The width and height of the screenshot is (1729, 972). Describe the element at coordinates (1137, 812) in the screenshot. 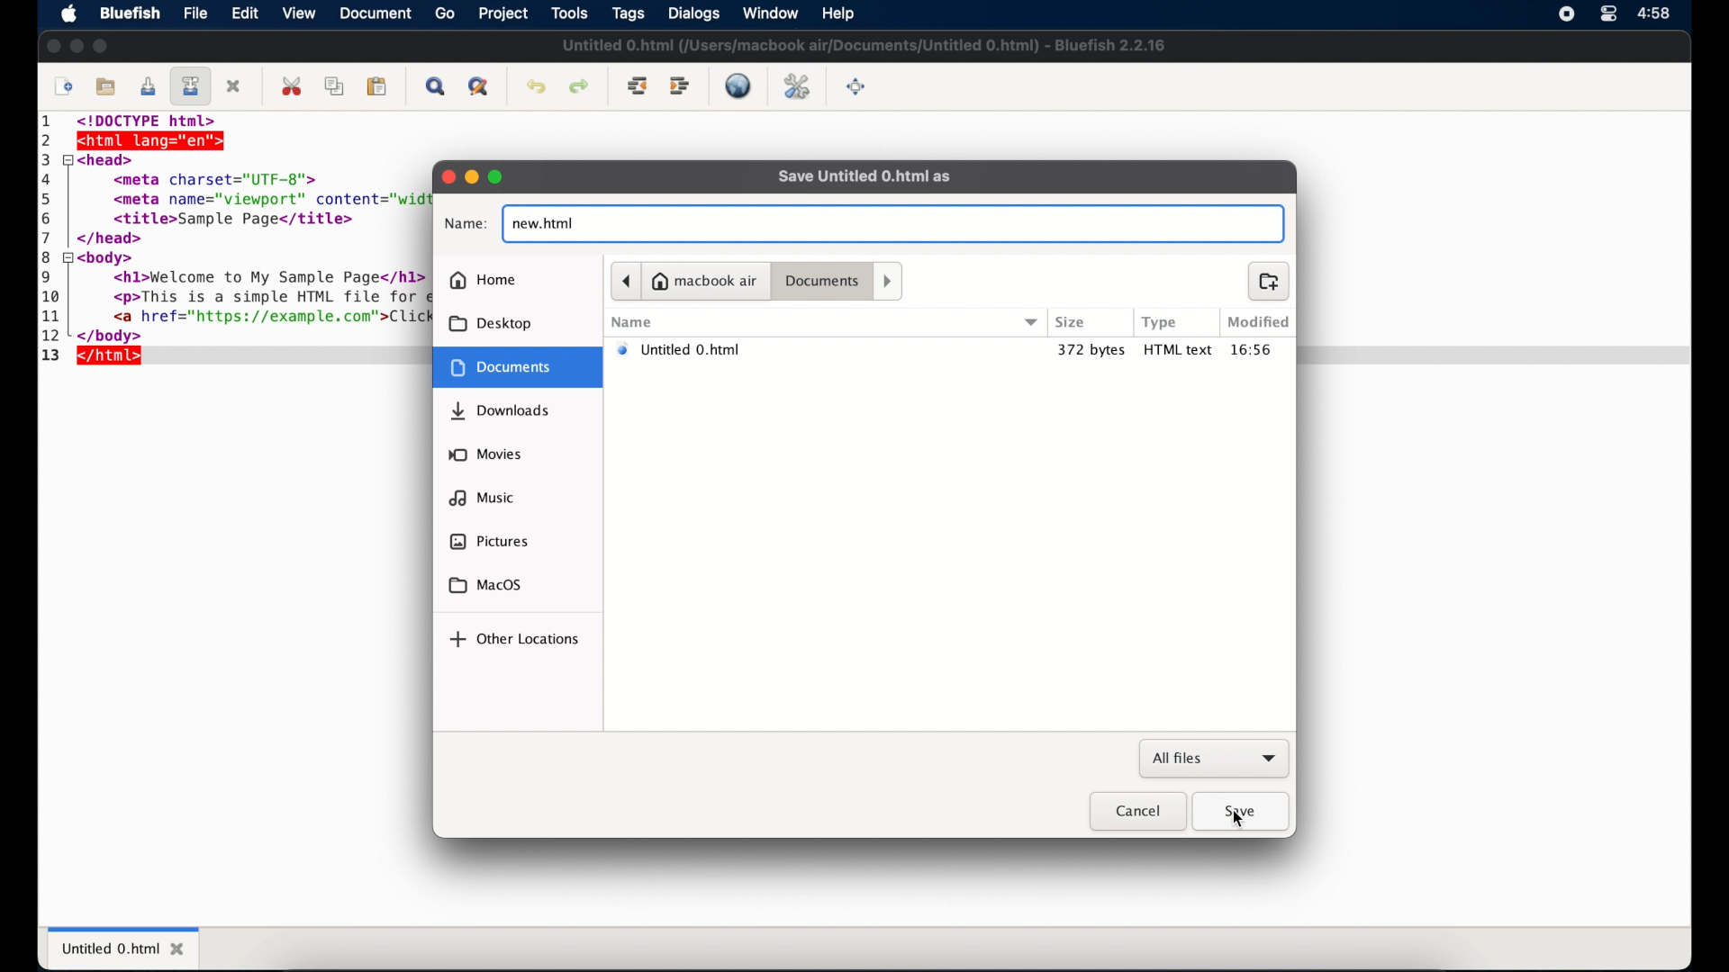

I see `cancel` at that location.